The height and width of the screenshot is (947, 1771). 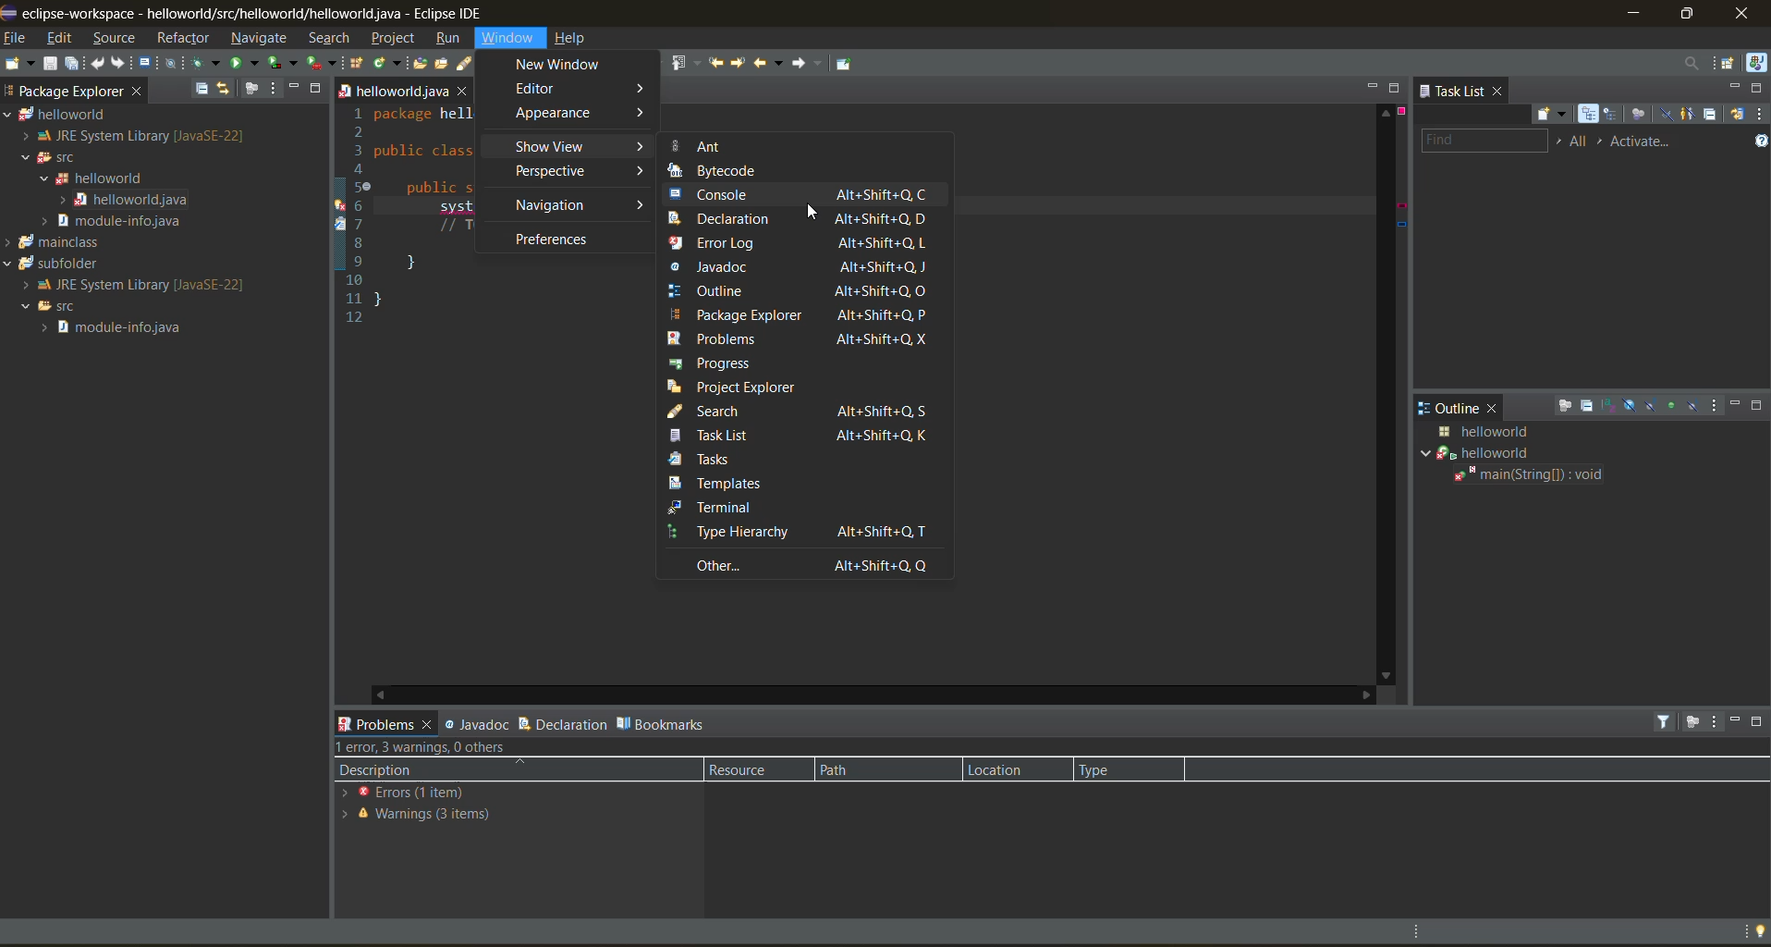 I want to click on new java class, so click(x=387, y=65).